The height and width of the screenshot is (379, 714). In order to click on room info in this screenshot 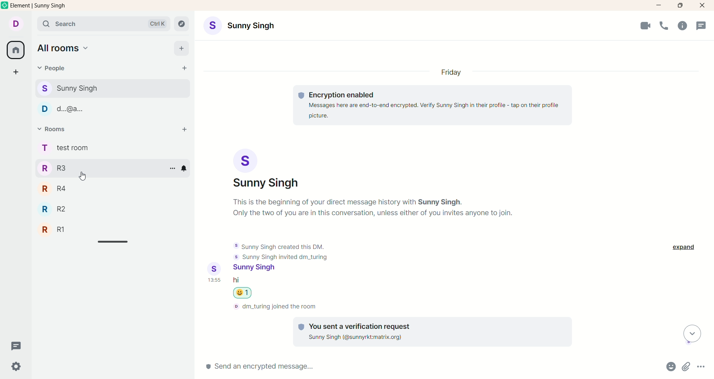, I will do `click(684, 26)`.